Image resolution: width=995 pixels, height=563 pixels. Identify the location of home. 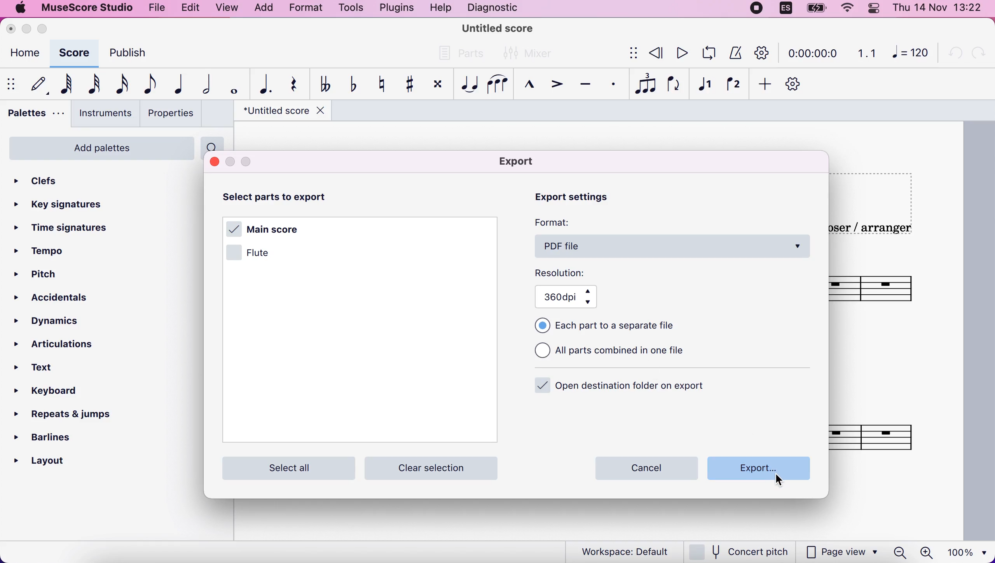
(25, 53).